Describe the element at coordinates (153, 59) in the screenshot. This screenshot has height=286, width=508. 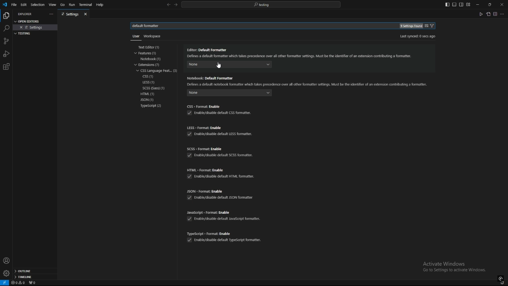
I see `notebook` at that location.